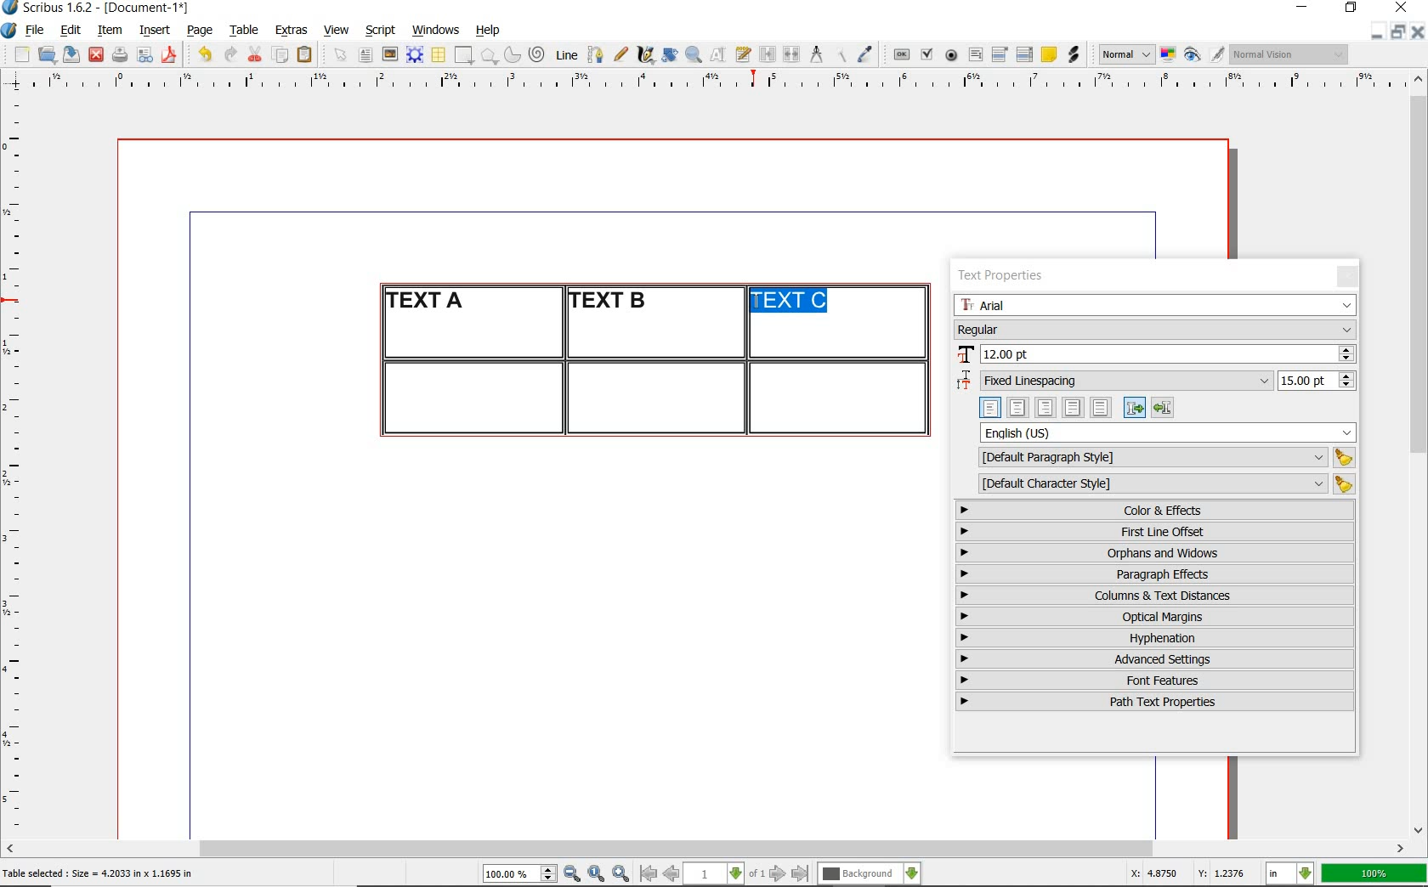  Describe the element at coordinates (1375, 873) in the screenshot. I see `100%` at that location.